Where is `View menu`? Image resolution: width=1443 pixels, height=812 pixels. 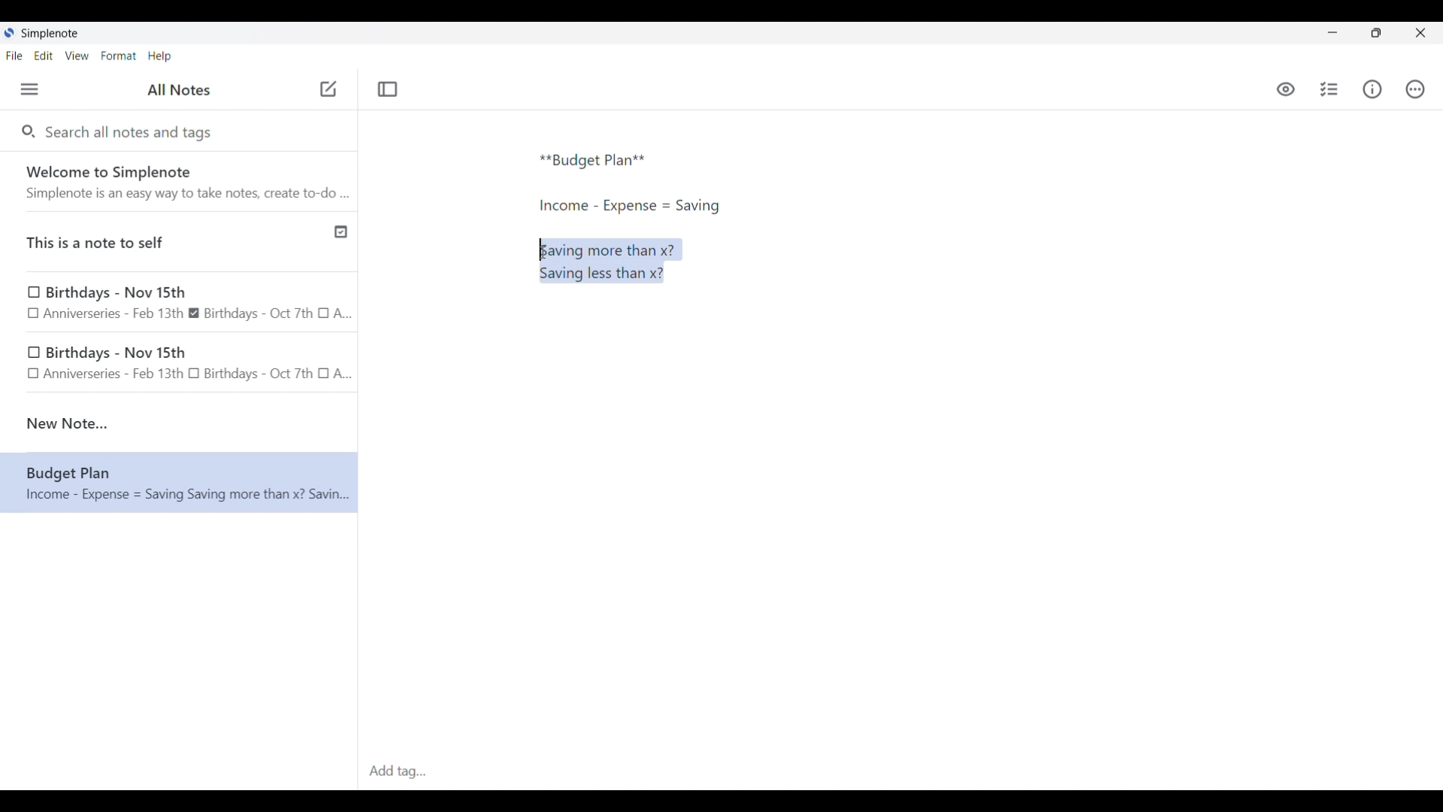
View menu is located at coordinates (77, 55).